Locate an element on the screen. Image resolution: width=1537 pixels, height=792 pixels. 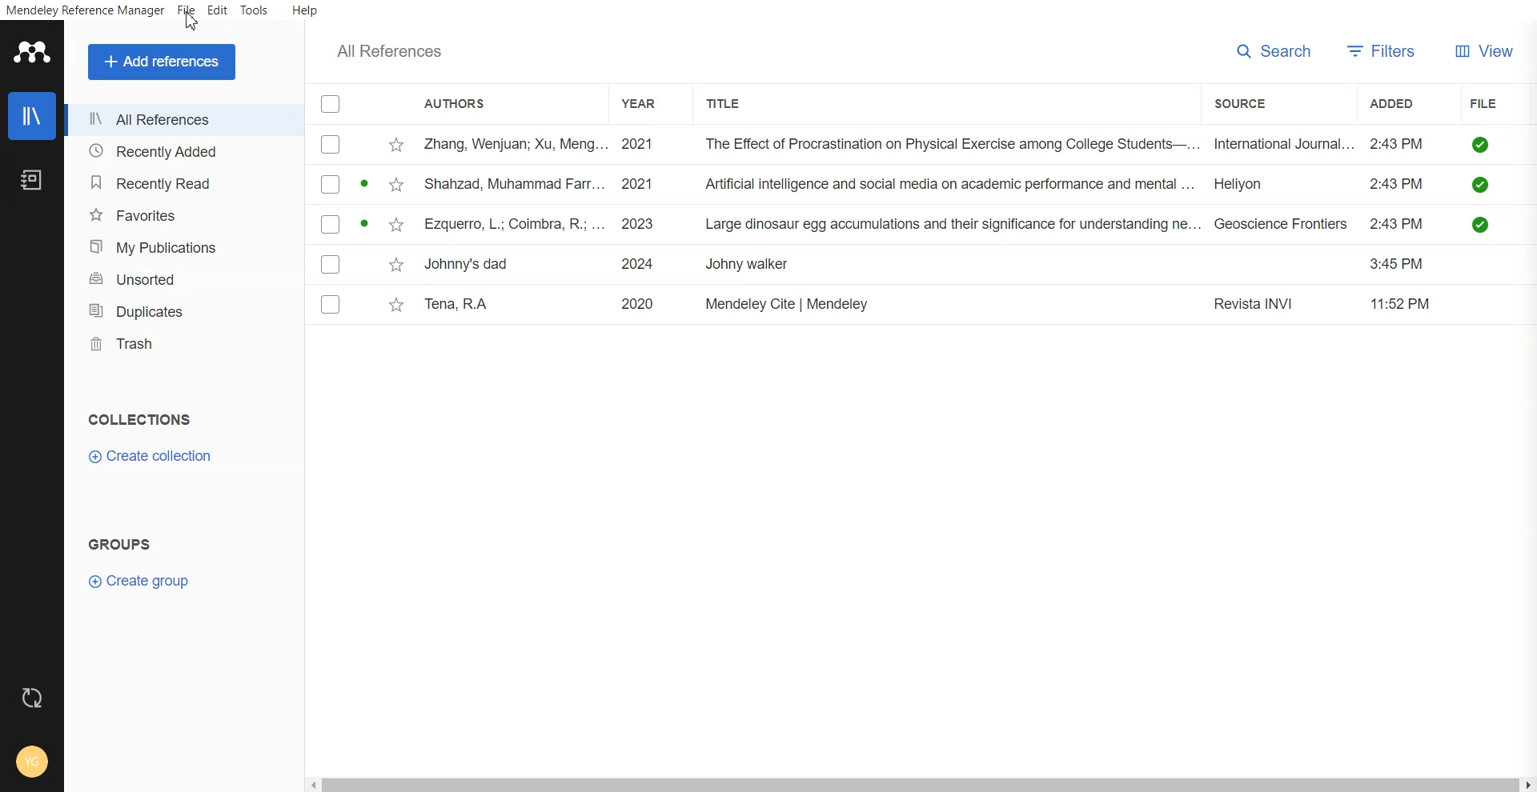
Shahzad, Muhammad Farr. is located at coordinates (518, 183).